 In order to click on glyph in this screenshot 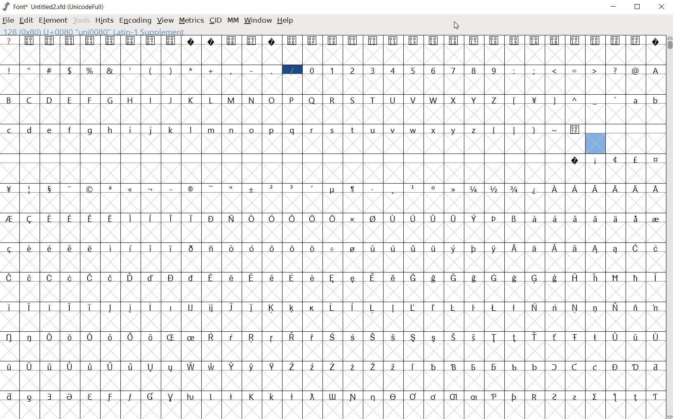, I will do `click(494, 368)`.